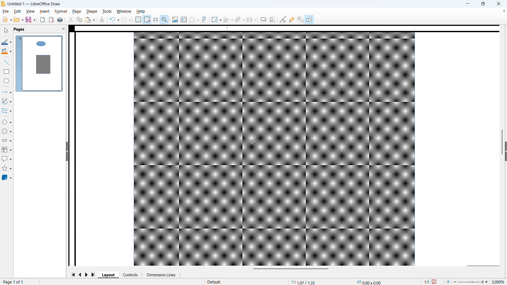 This screenshot has width=507, height=285. What do you see at coordinates (141, 12) in the screenshot?
I see `Help ` at bounding box center [141, 12].